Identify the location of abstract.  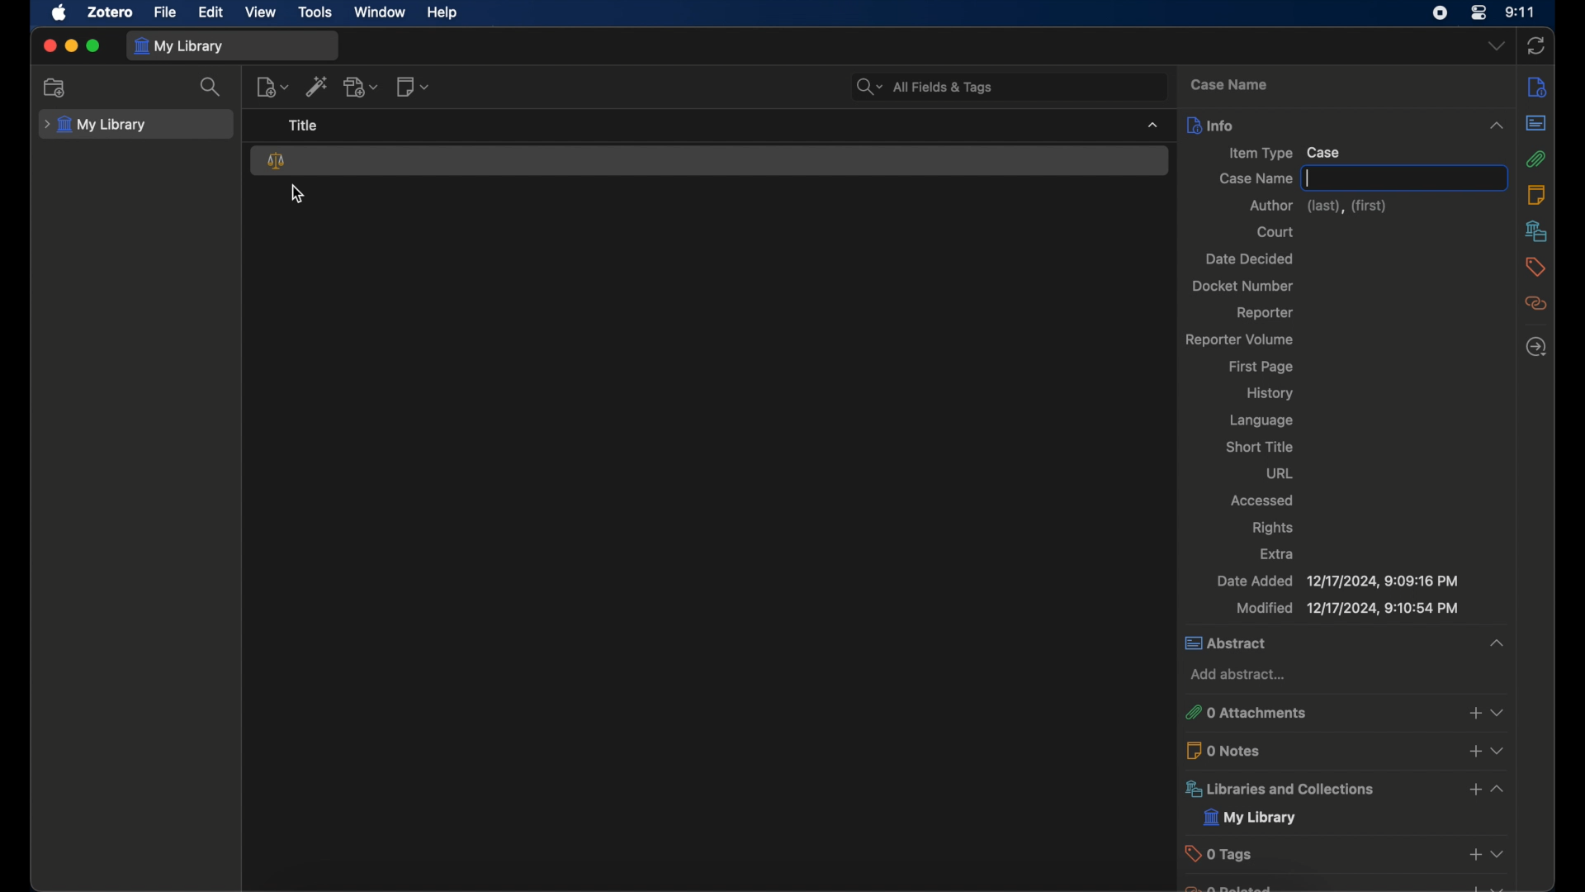
(1536, 123).